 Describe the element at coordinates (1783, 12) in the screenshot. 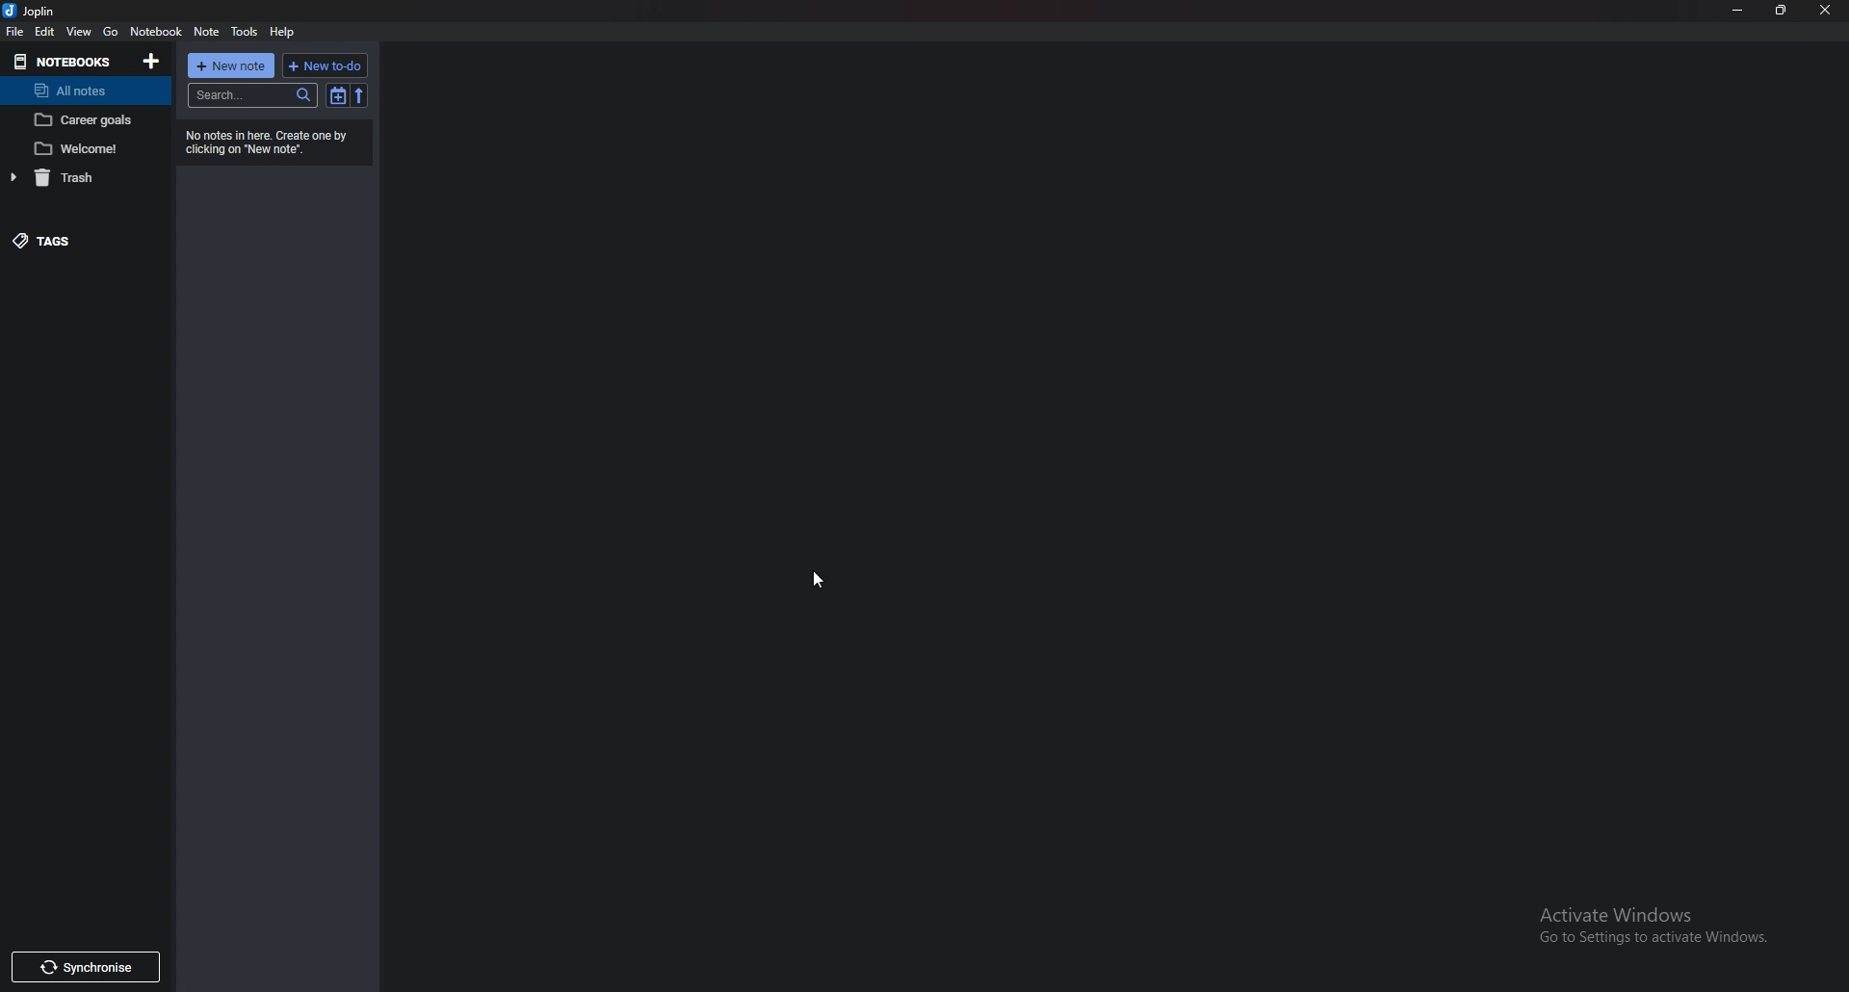

I see `resize` at that location.